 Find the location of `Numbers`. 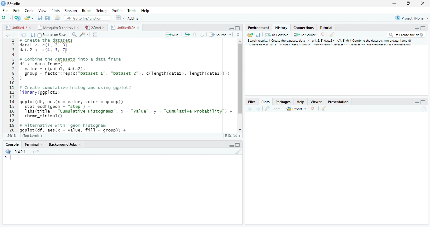

Numbers is located at coordinates (13, 85).